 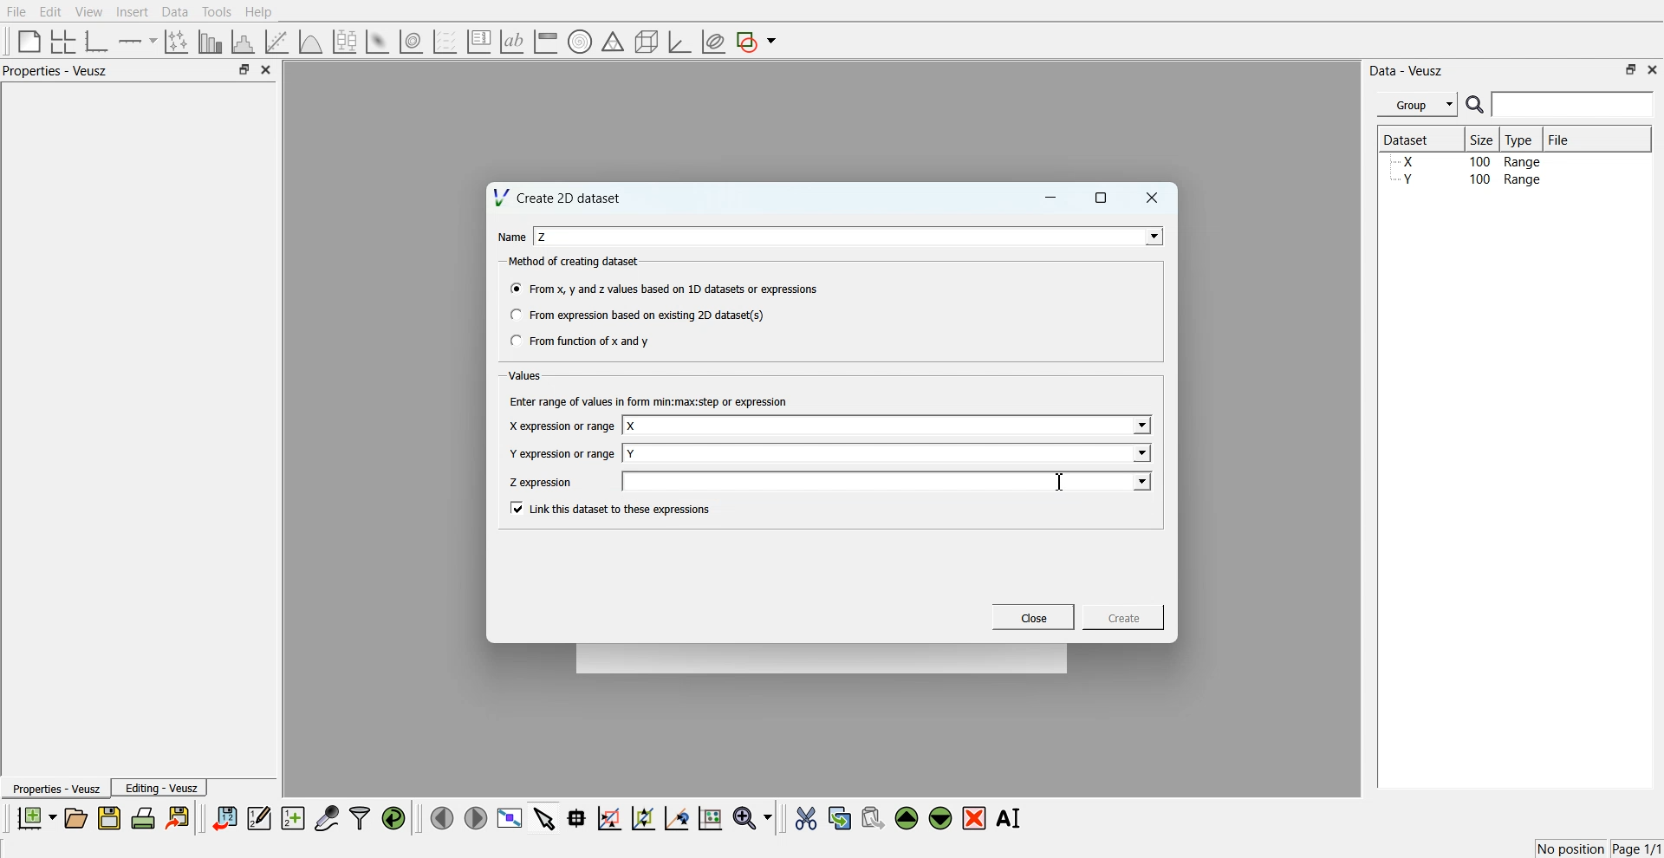 I want to click on Paste widget from the clipboard, so click(x=873, y=816).